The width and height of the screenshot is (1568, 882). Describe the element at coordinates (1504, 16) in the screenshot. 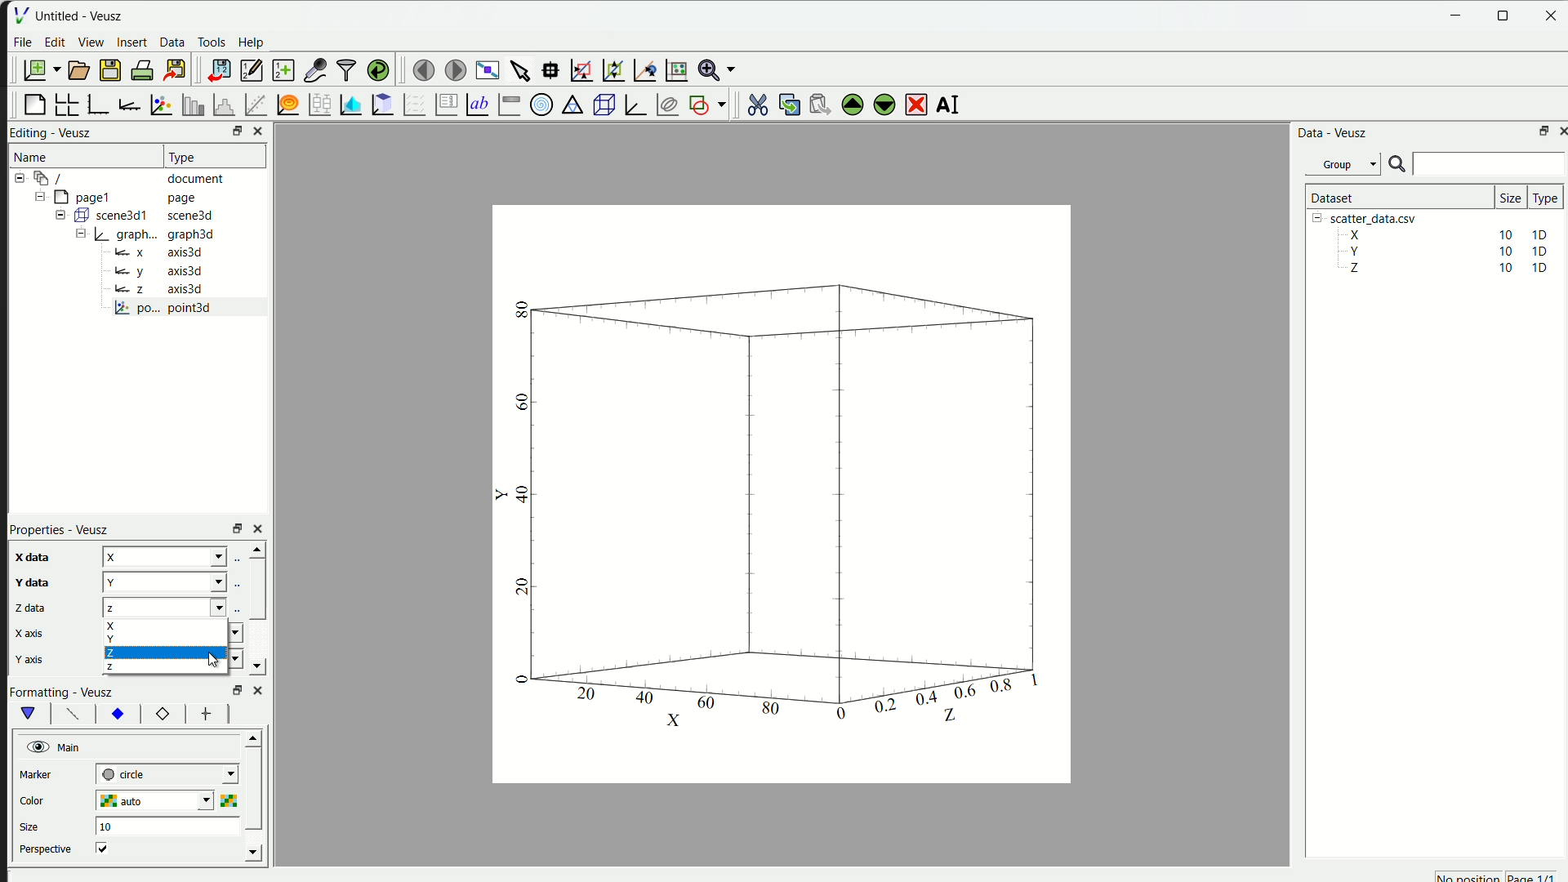

I see `resize` at that location.